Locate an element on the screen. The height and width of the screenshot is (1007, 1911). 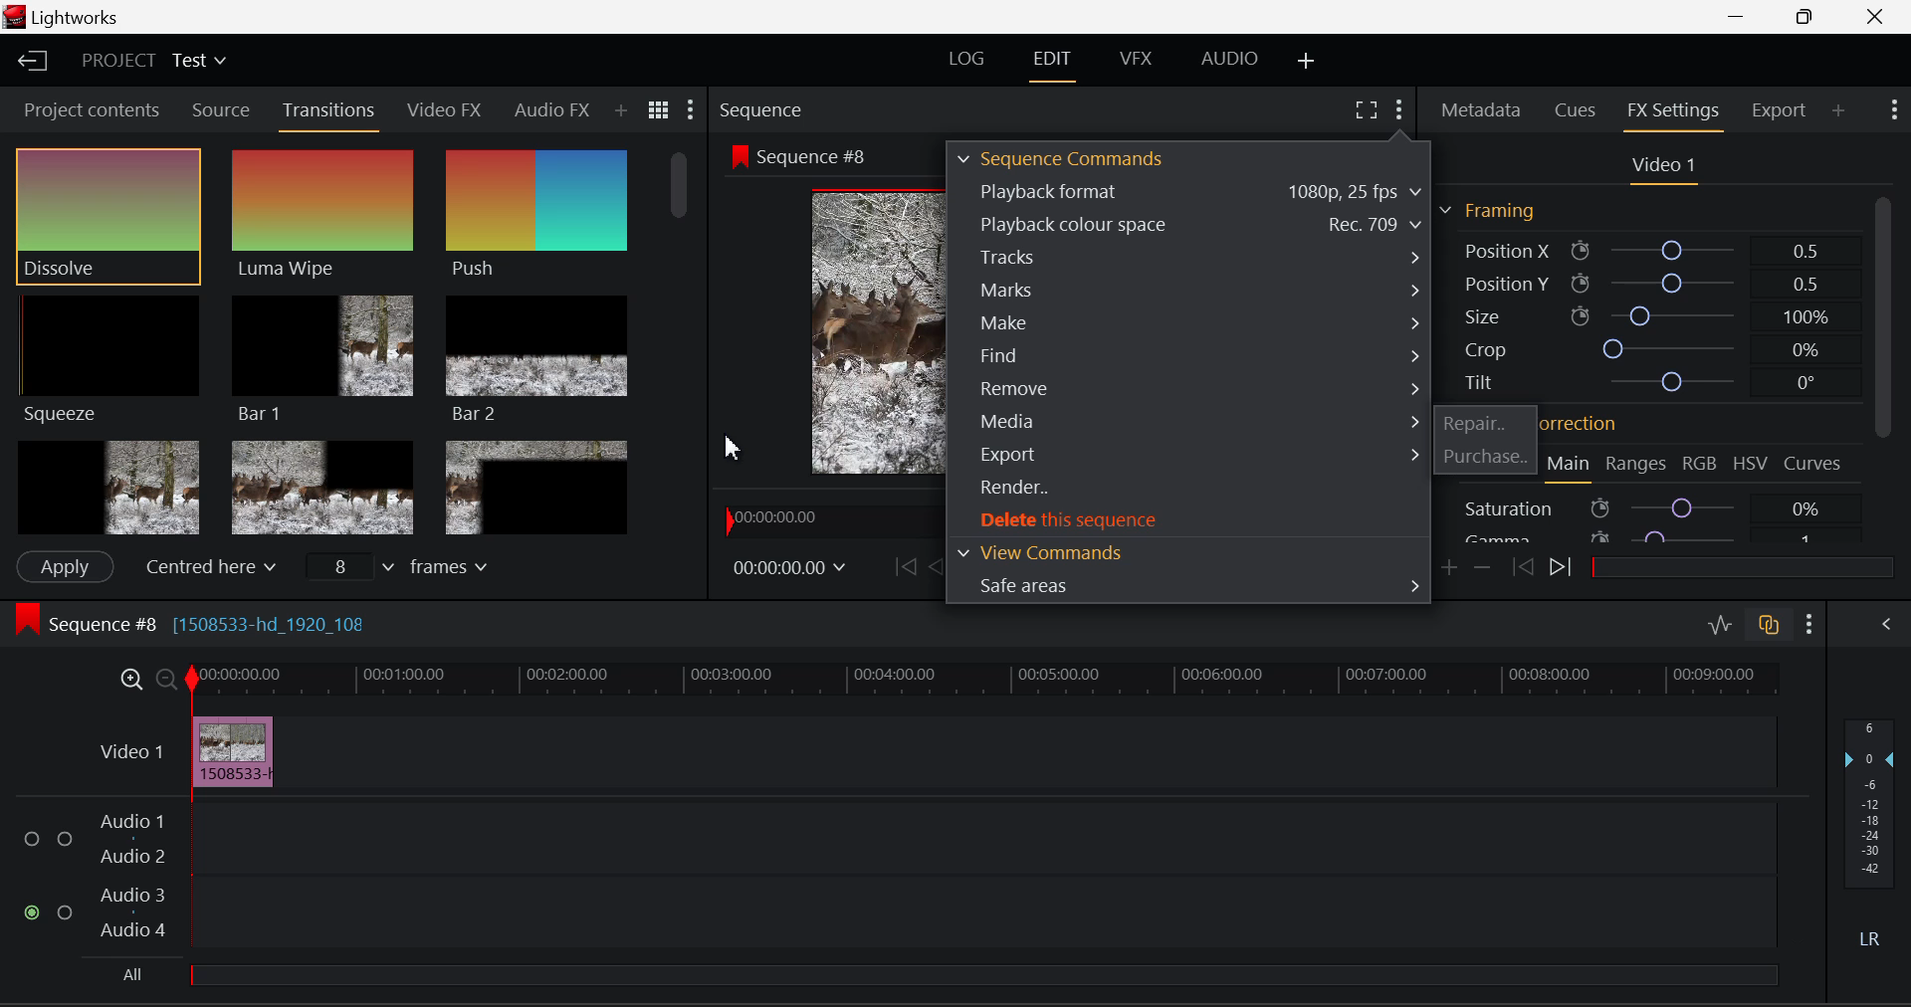
Bar 2 is located at coordinates (537, 361).